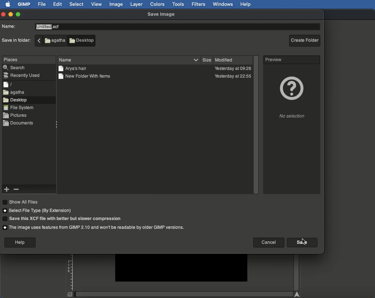 The width and height of the screenshot is (375, 298). What do you see at coordinates (68, 60) in the screenshot?
I see `Name` at bounding box center [68, 60].